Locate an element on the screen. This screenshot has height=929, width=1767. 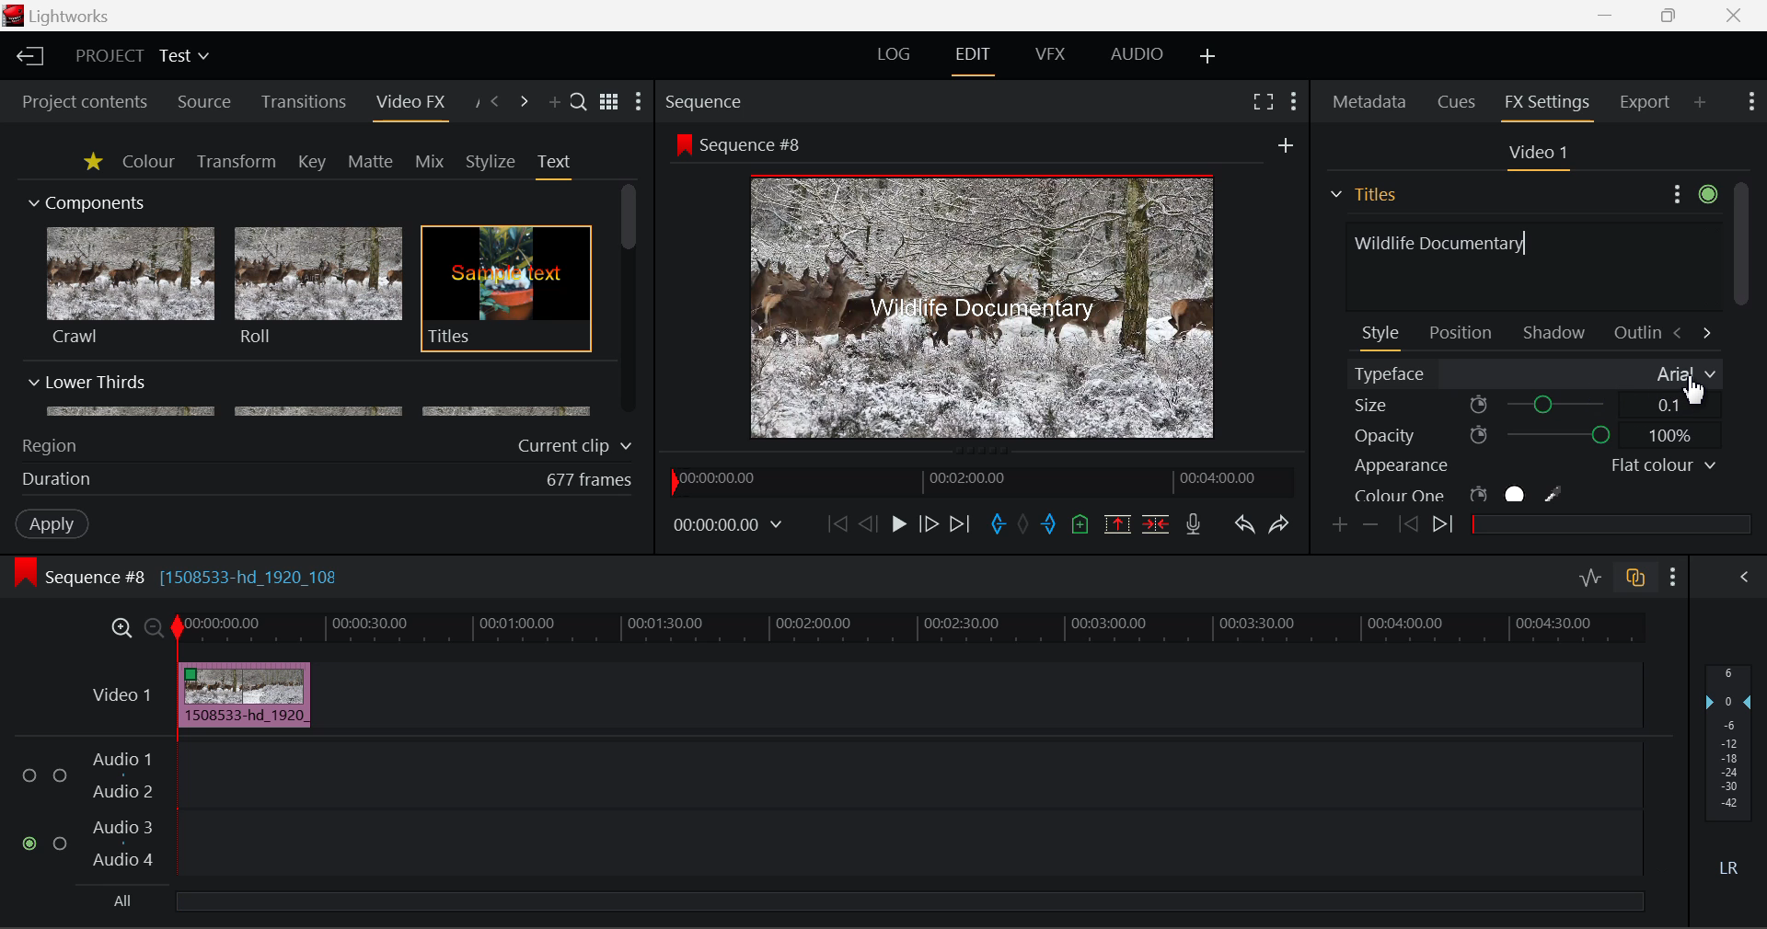
Position is located at coordinates (1463, 331).